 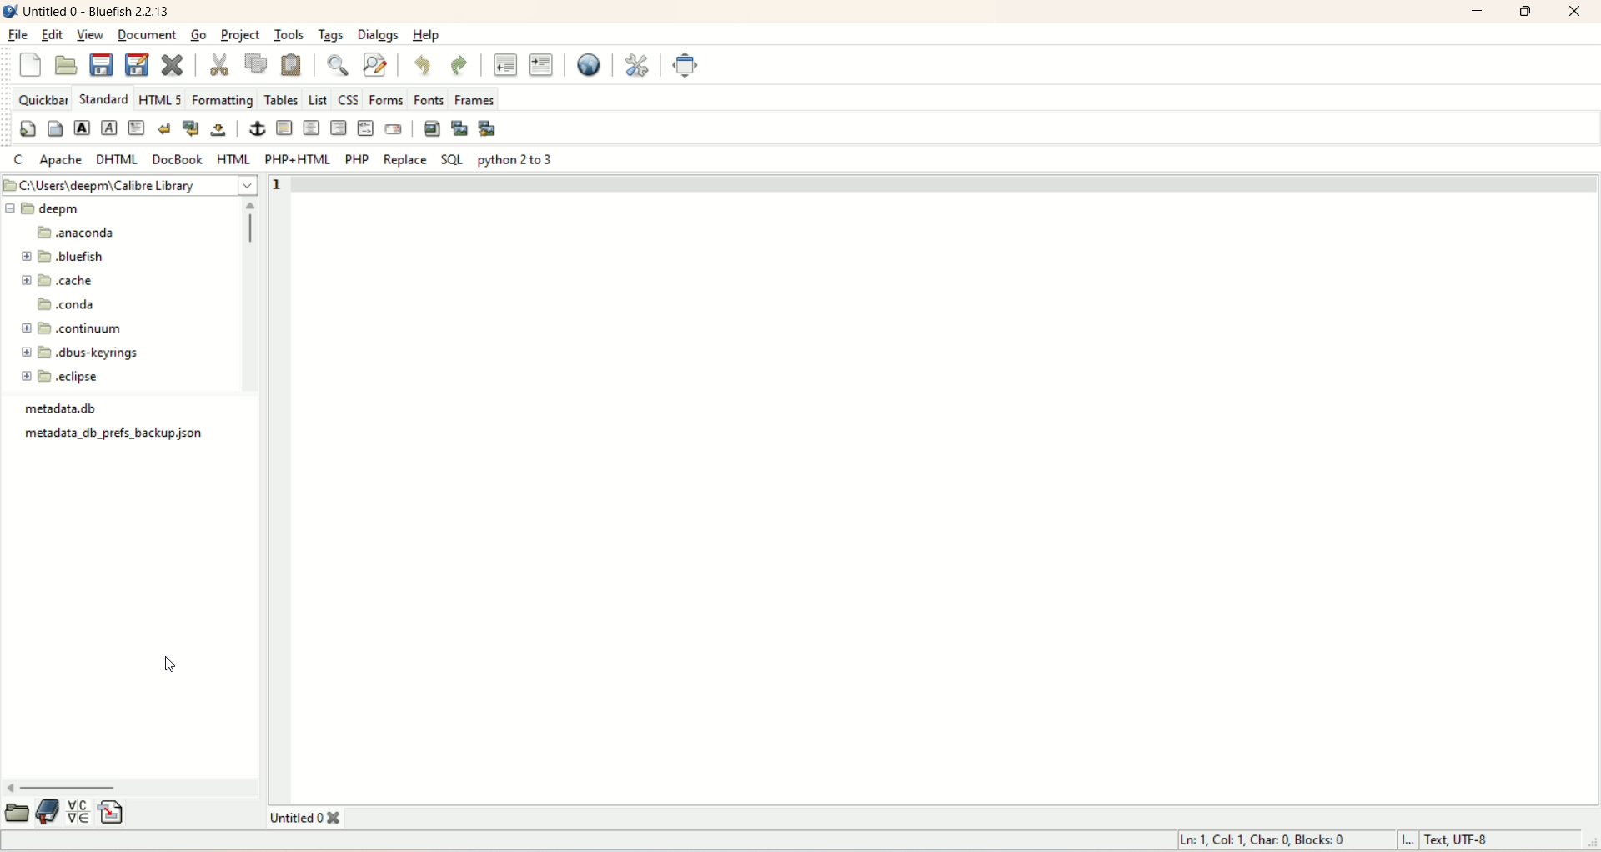 I want to click on break and clear, so click(x=190, y=127).